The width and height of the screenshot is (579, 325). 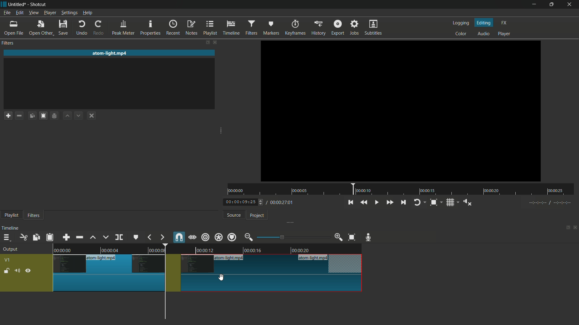 I want to click on next marker, so click(x=162, y=237).